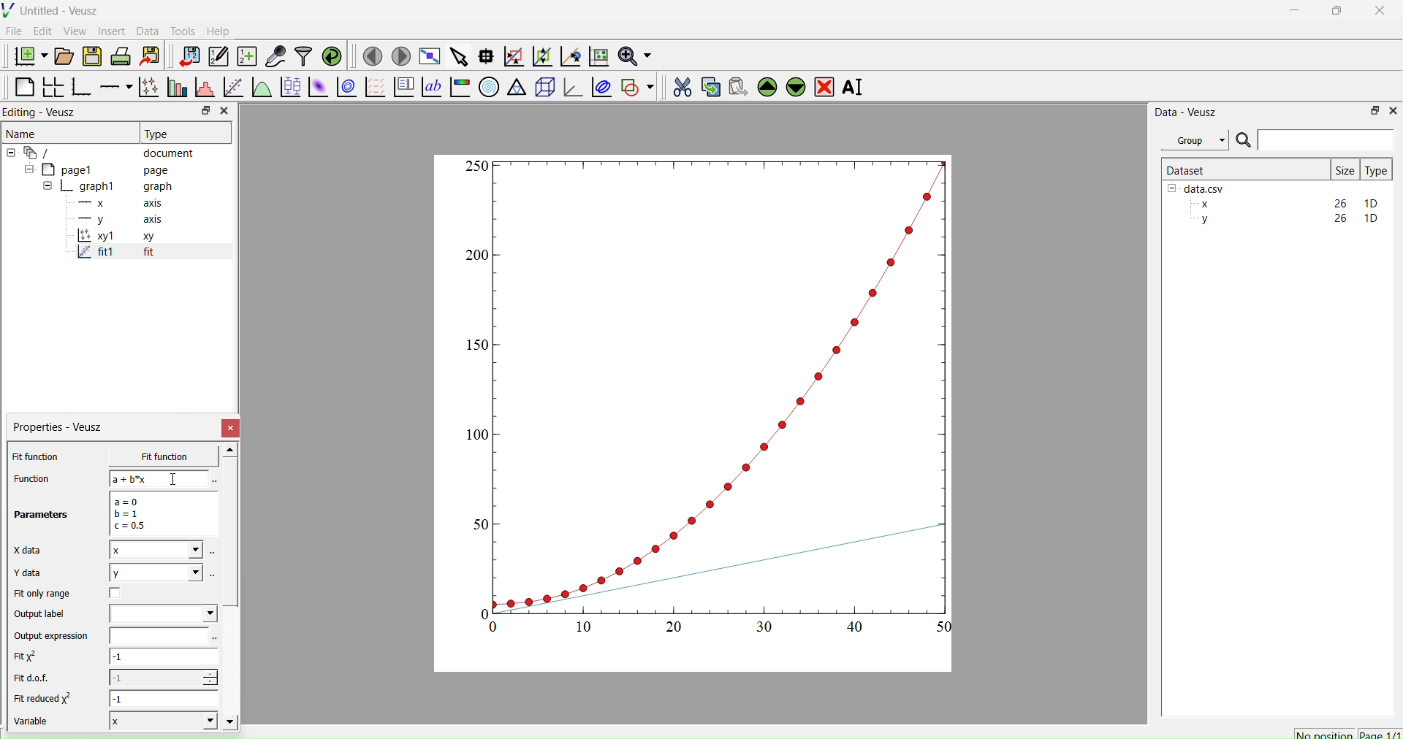 The width and height of the screenshot is (1403, 739). Describe the element at coordinates (216, 639) in the screenshot. I see `Select using dataset browser` at that location.